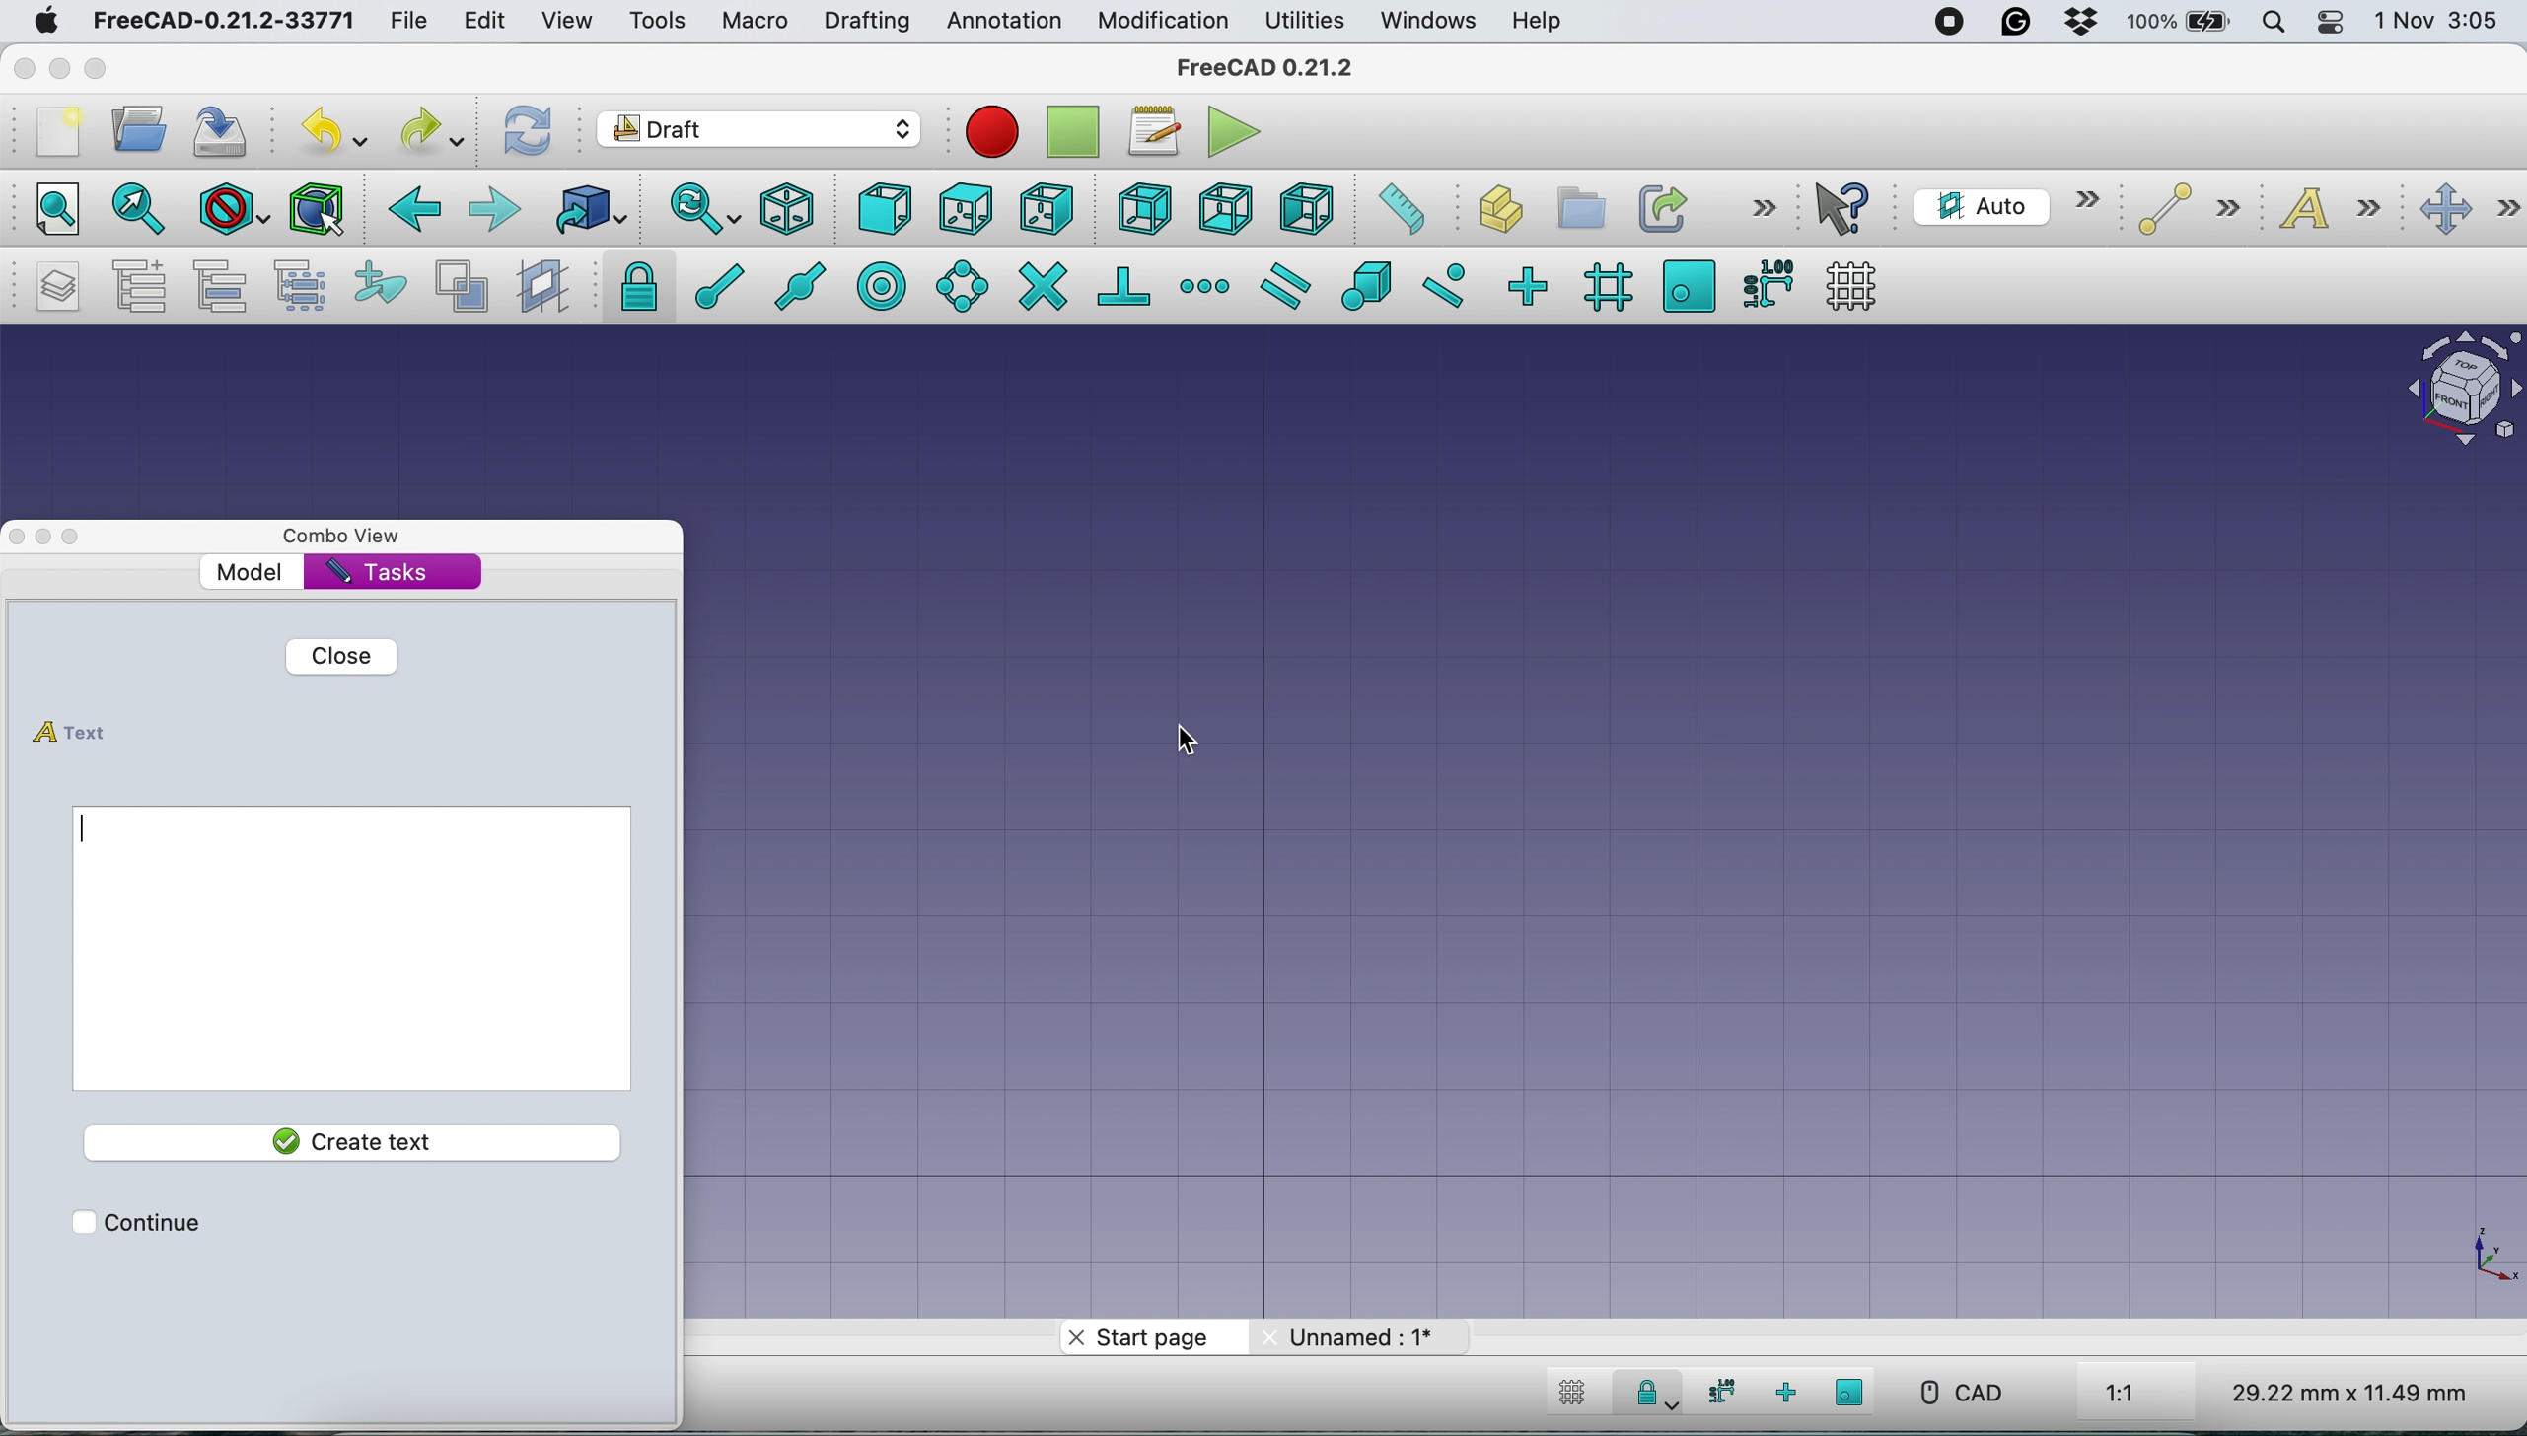 Image resolution: width=2527 pixels, height=1436 pixels. I want to click on strop recording macros, so click(1078, 130).